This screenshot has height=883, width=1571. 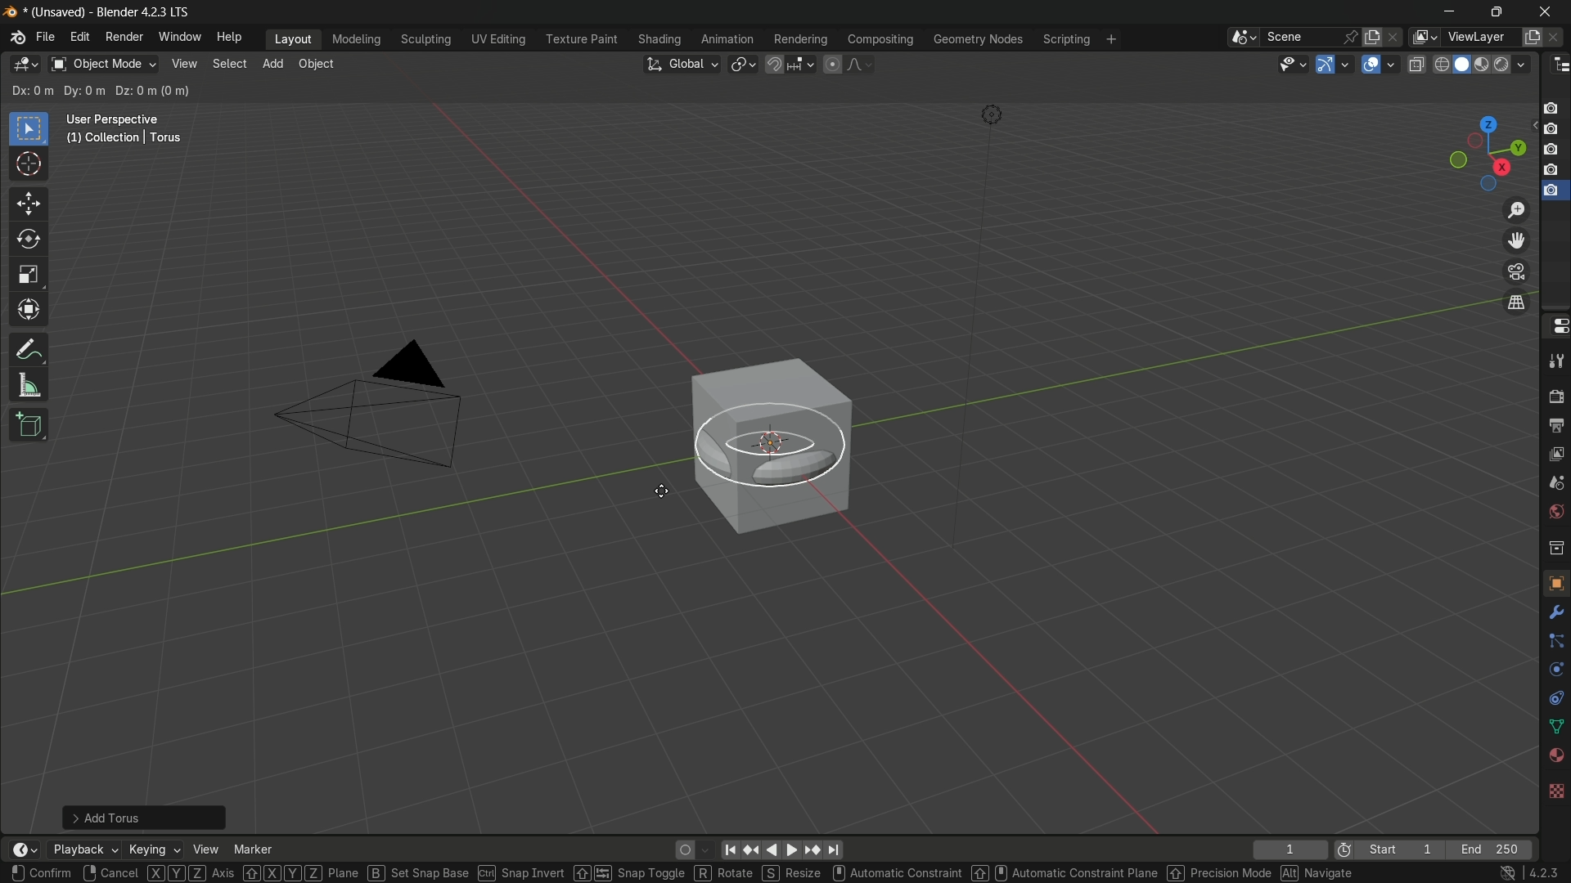 I want to click on zoom in/out, so click(x=1516, y=209).